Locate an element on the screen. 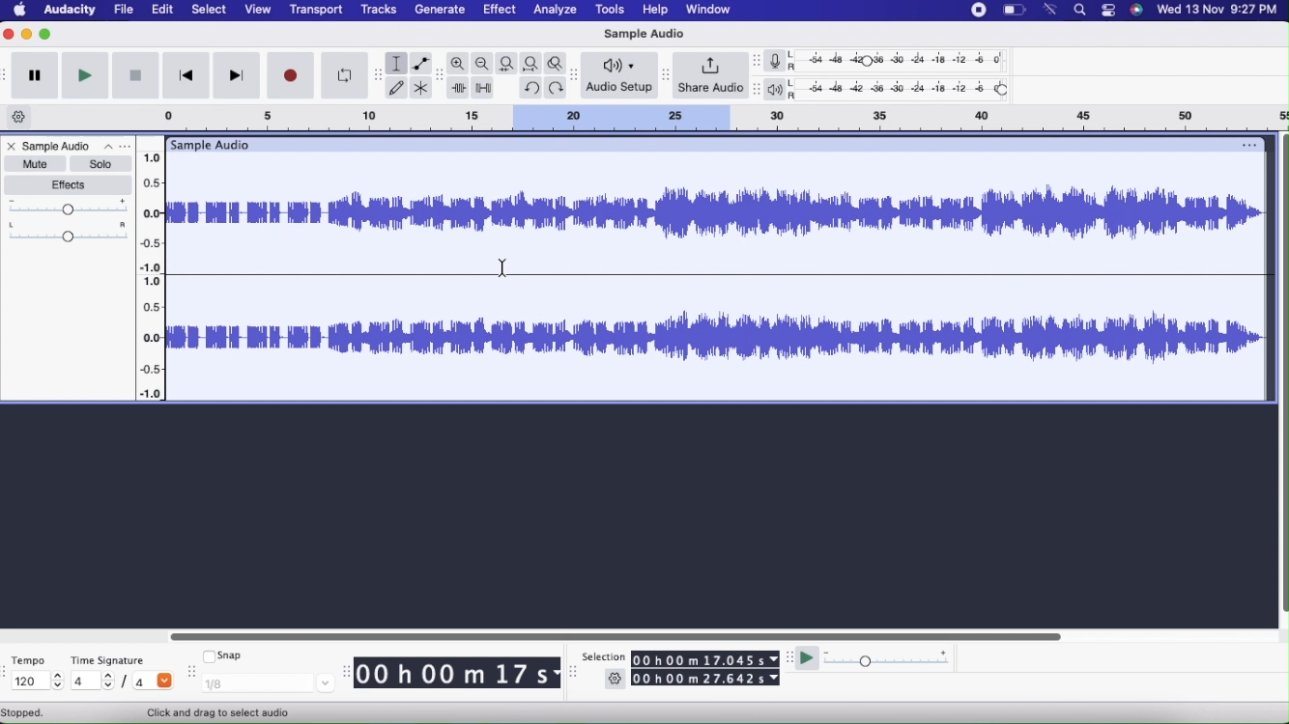 The height and width of the screenshot is (724, 1289). 00 h 00 m 17.045 s is located at coordinates (705, 659).